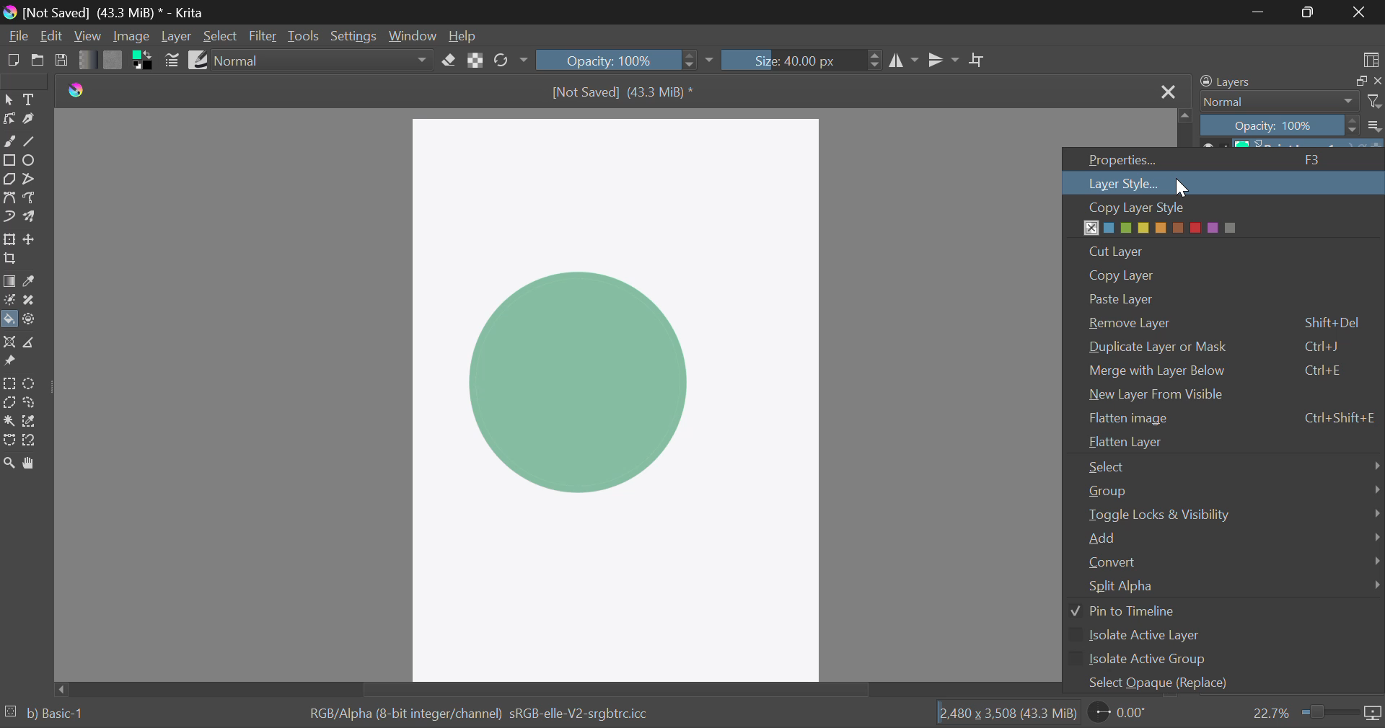 The height and width of the screenshot is (728, 1385). What do you see at coordinates (1221, 395) in the screenshot?
I see `New Layer from Visible` at bounding box center [1221, 395].